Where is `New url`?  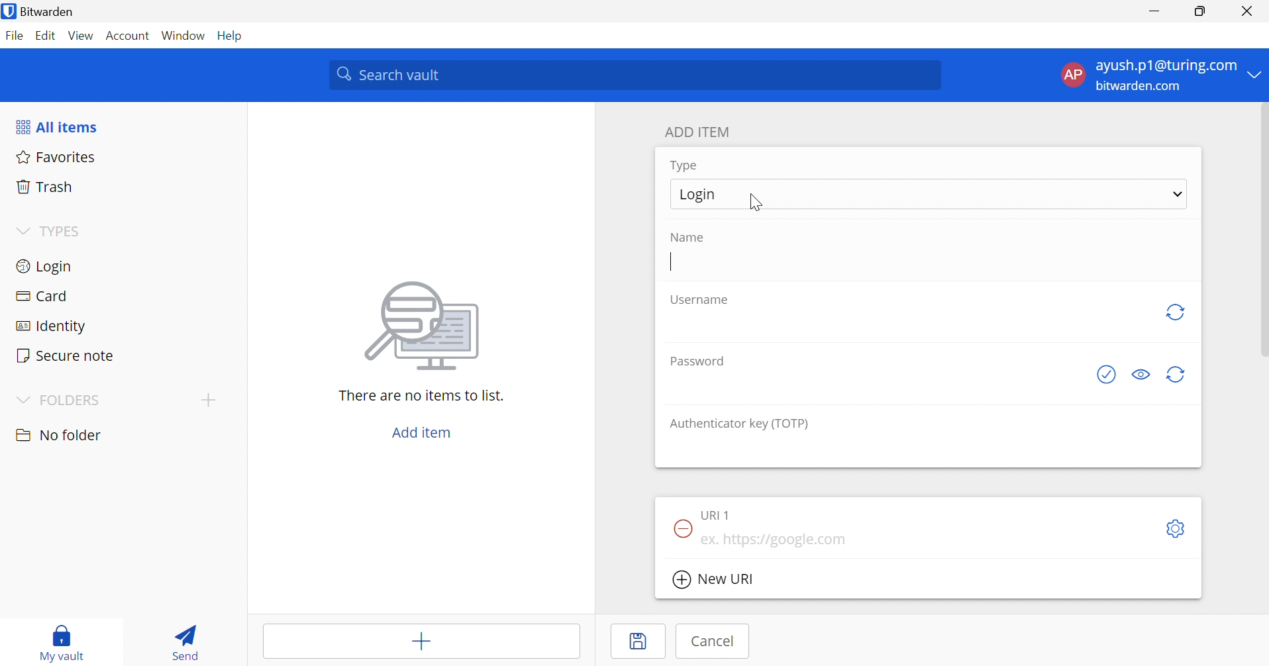 New url is located at coordinates (717, 581).